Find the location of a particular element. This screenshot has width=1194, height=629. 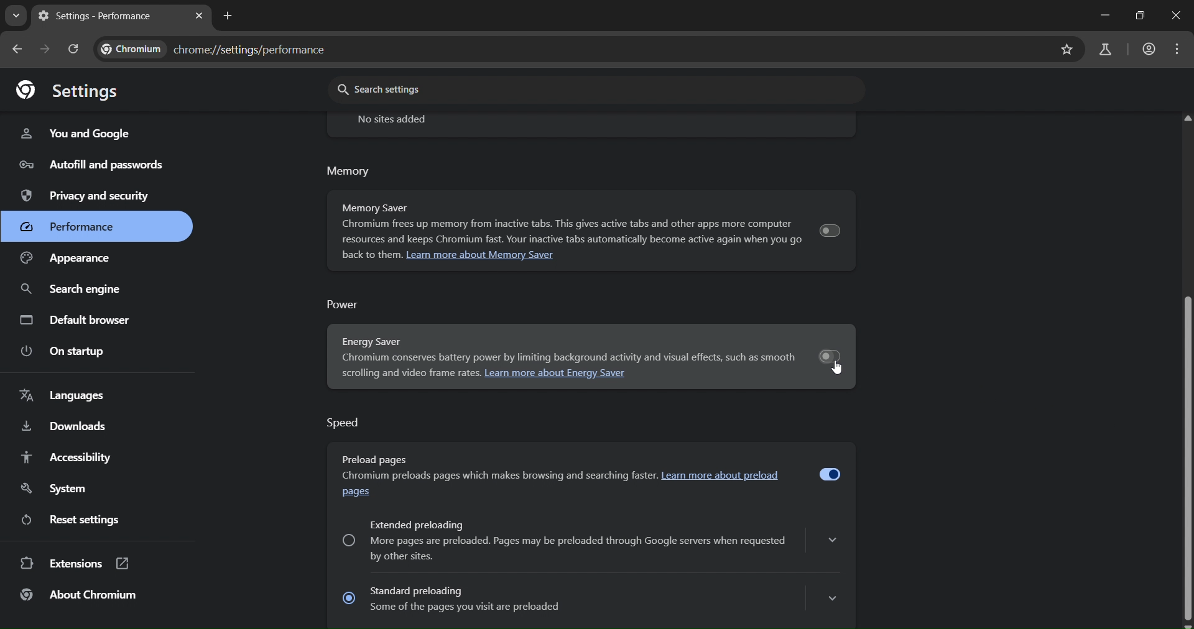

show more is located at coordinates (835, 539).